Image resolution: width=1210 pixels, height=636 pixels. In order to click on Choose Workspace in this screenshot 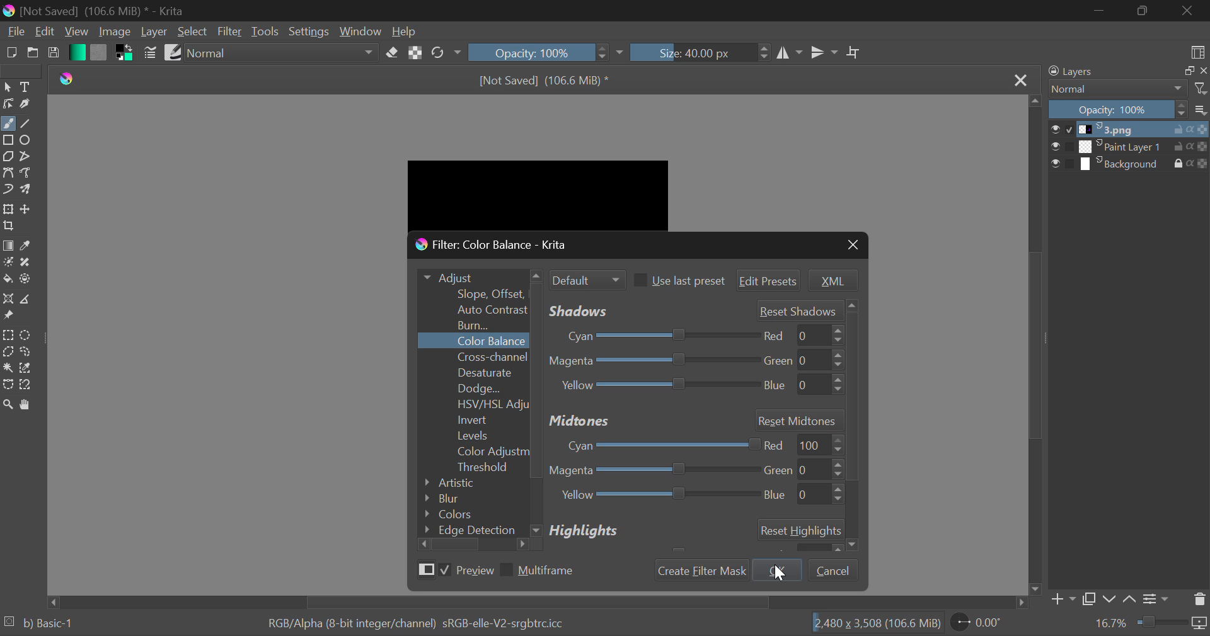, I will do `click(1199, 51)`.